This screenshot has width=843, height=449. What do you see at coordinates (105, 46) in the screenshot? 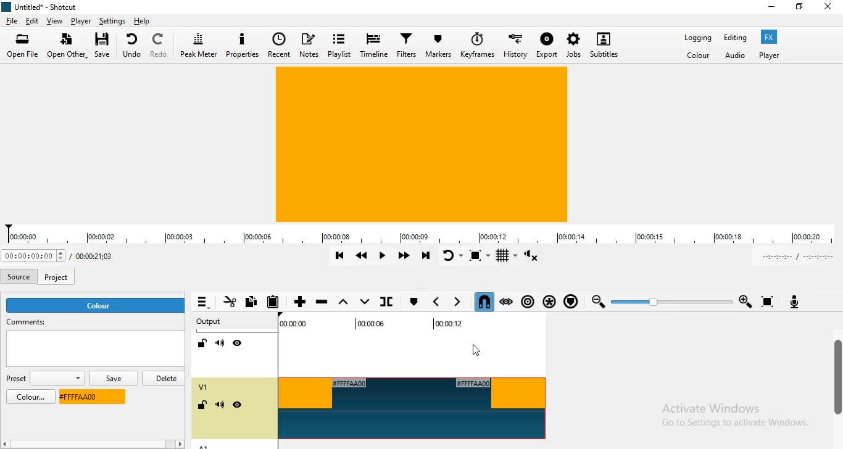
I see `Save` at bounding box center [105, 46].